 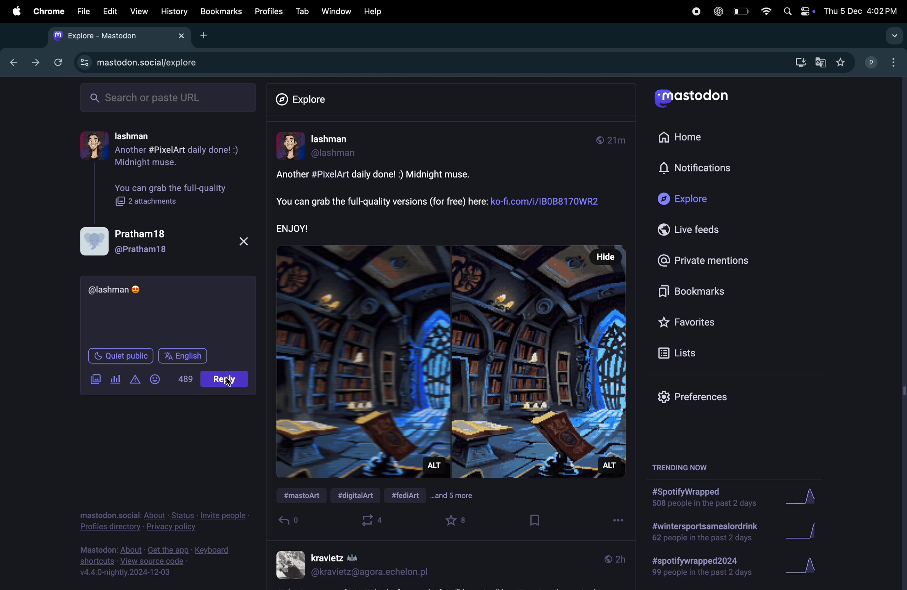 I want to click on # fed art, so click(x=410, y=494).